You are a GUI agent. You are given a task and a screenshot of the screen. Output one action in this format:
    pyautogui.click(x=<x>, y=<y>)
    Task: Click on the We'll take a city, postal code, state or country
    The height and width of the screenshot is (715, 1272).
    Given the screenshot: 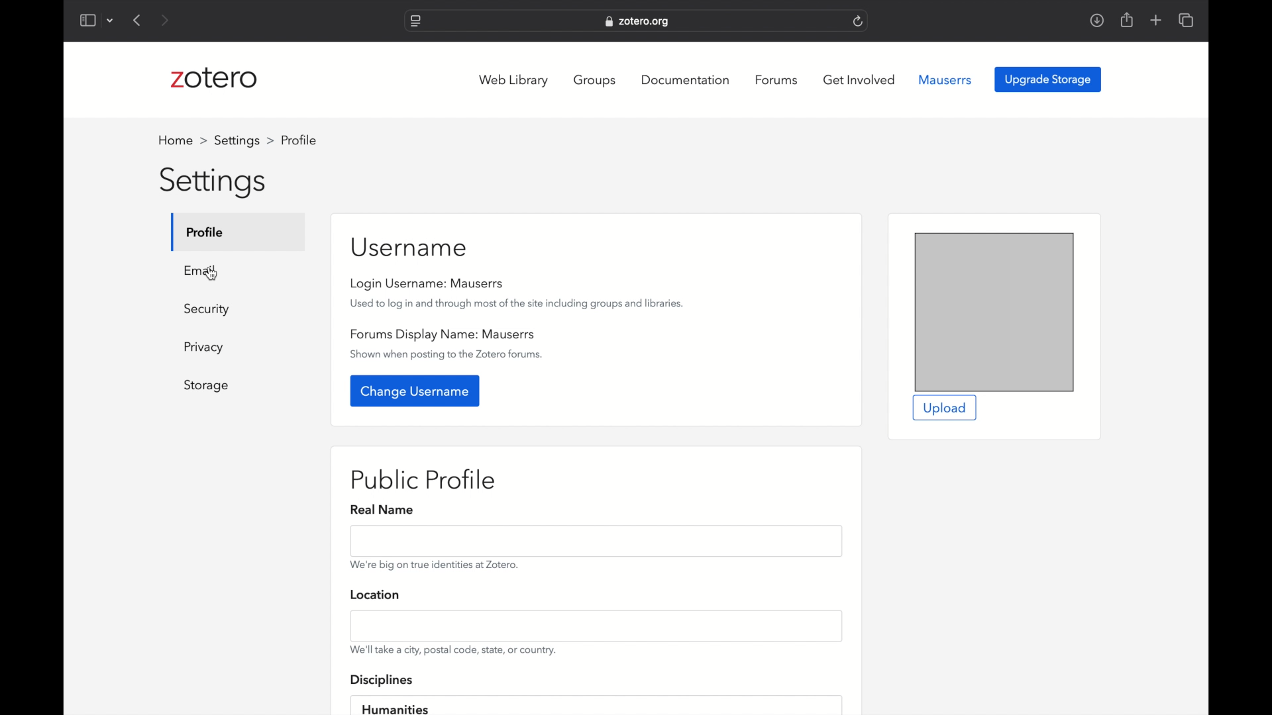 What is the action you would take?
    pyautogui.click(x=452, y=650)
    